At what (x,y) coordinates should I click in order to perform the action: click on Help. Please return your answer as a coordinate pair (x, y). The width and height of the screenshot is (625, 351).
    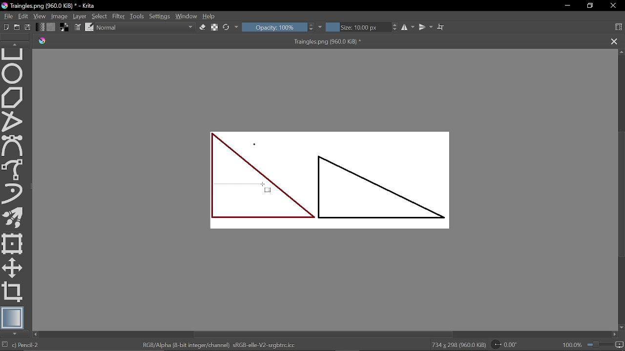
    Looking at the image, I should click on (211, 16).